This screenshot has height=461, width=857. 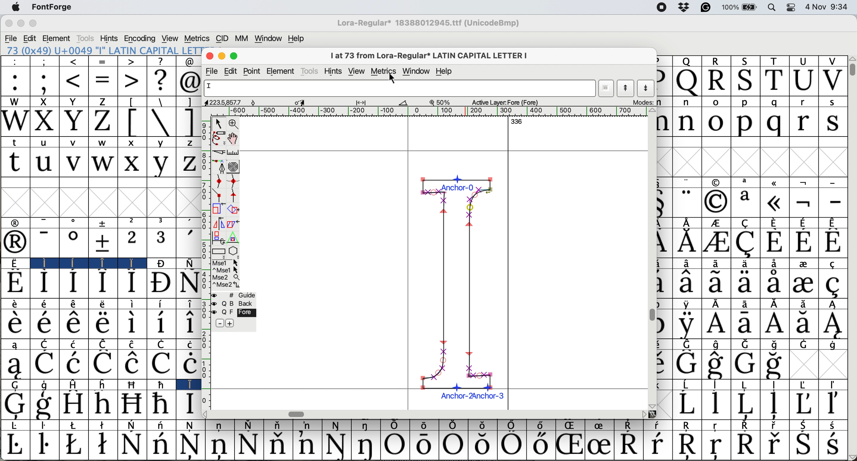 What do you see at coordinates (75, 62) in the screenshot?
I see `<` at bounding box center [75, 62].